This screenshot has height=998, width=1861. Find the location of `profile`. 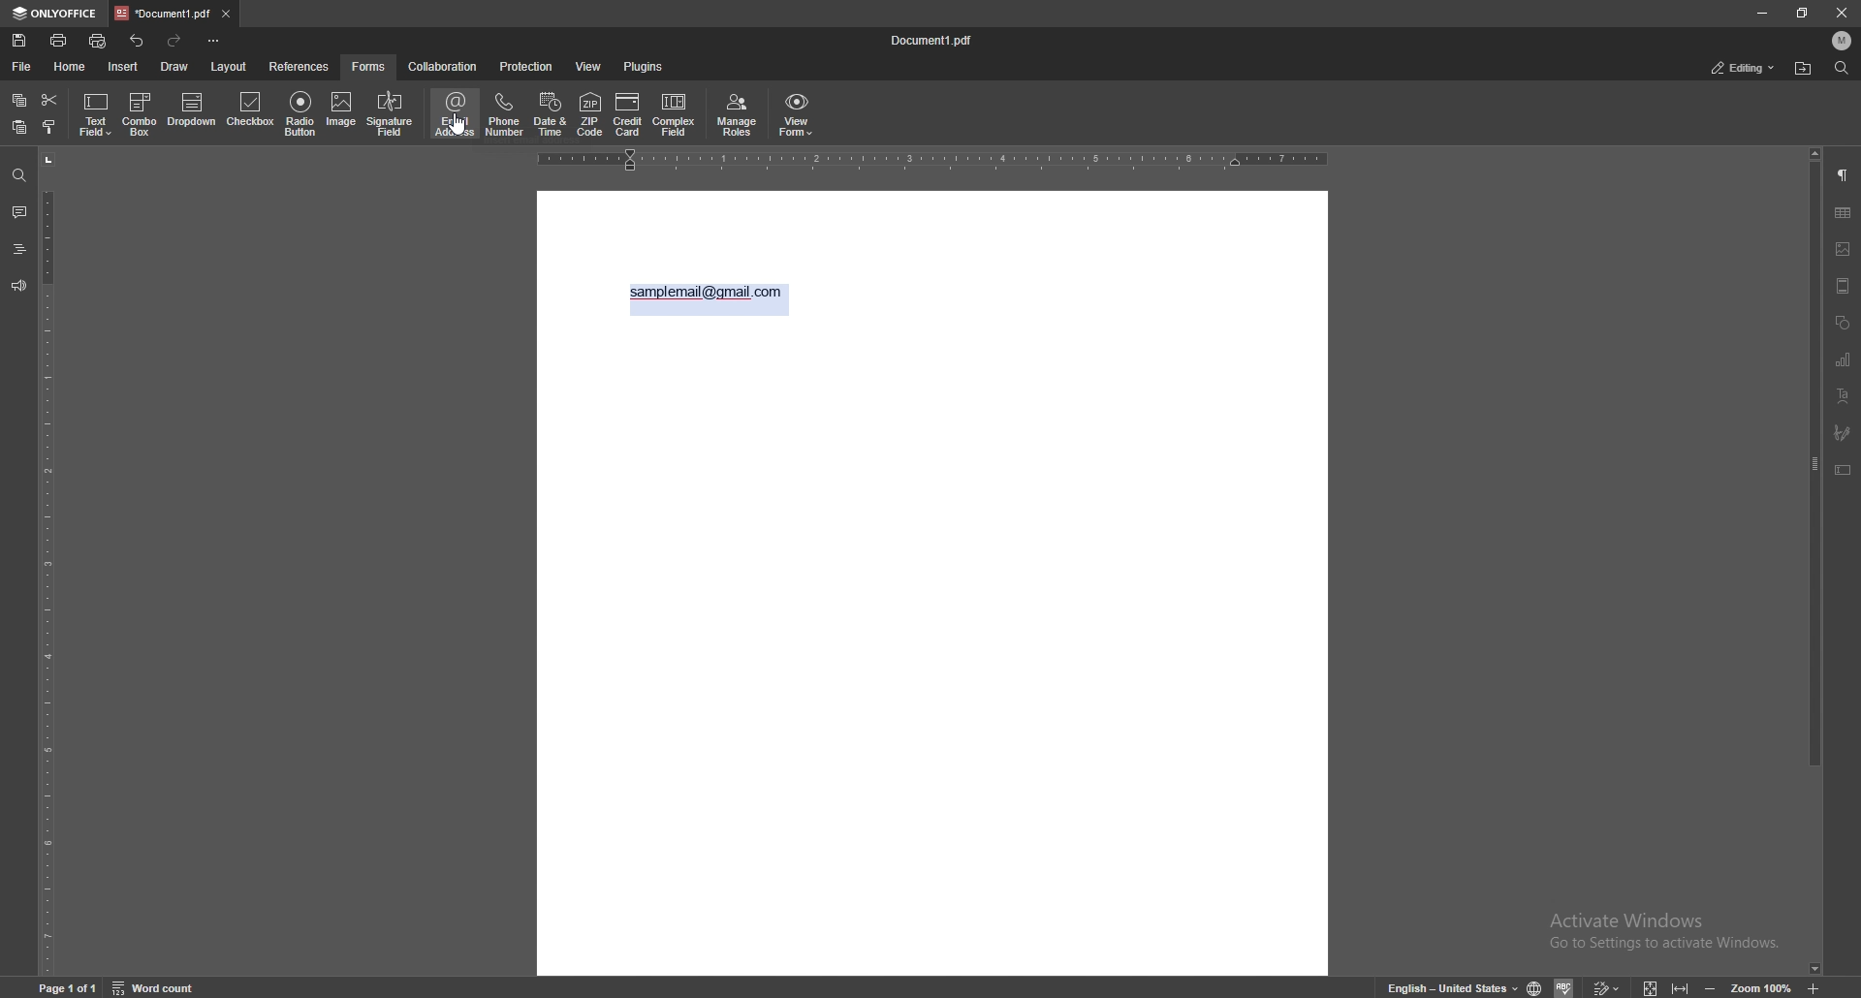

profile is located at coordinates (1843, 41).